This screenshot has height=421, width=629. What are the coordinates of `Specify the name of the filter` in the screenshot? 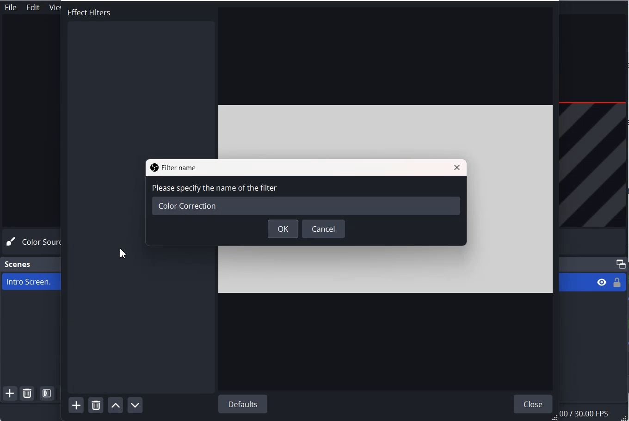 It's located at (306, 200).